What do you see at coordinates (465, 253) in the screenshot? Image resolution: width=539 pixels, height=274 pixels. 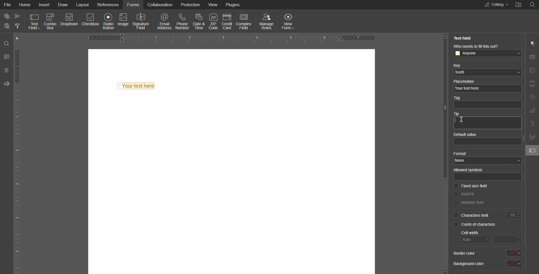 I see `Border Color` at bounding box center [465, 253].